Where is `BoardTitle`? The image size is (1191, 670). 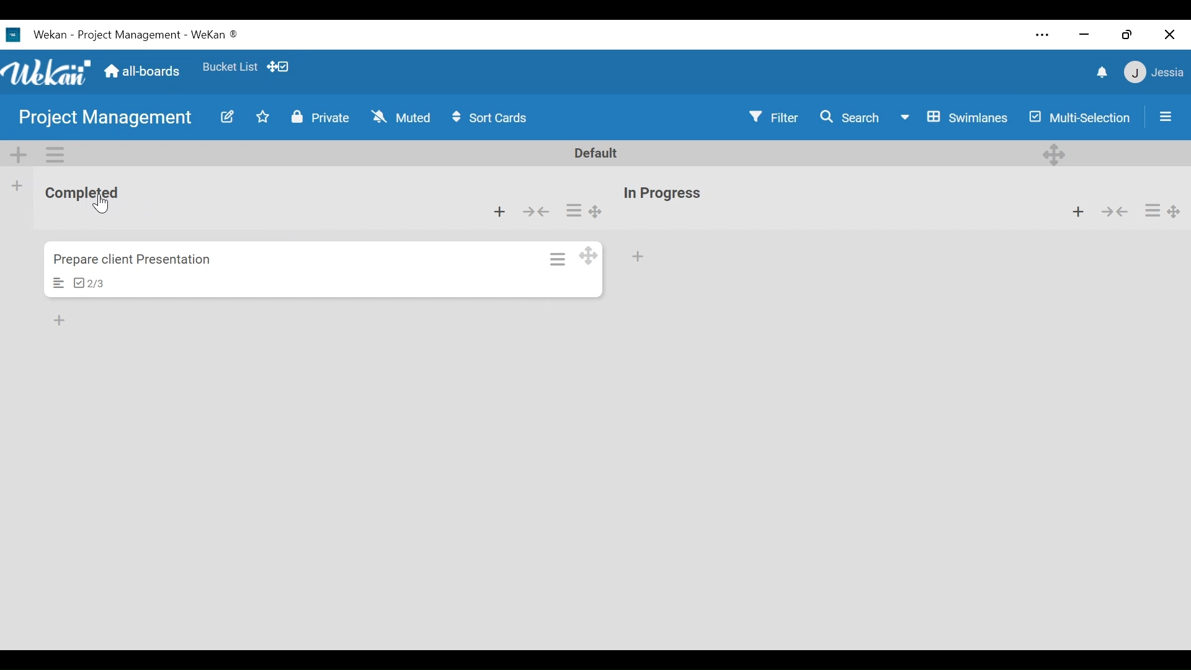 BoardTitle is located at coordinates (105, 118).